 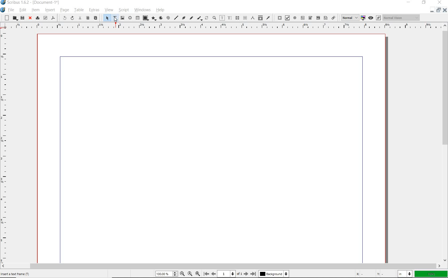 What do you see at coordinates (445, 142) in the screenshot?
I see `scrollbar` at bounding box center [445, 142].